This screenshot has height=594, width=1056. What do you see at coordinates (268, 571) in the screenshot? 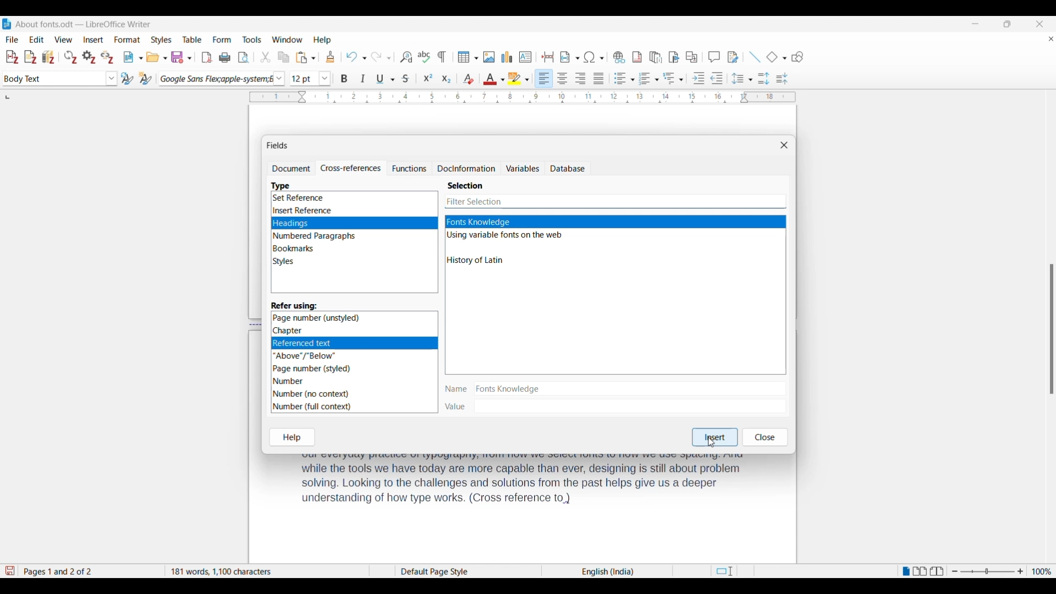
I see `181 words, 1100 characters` at bounding box center [268, 571].